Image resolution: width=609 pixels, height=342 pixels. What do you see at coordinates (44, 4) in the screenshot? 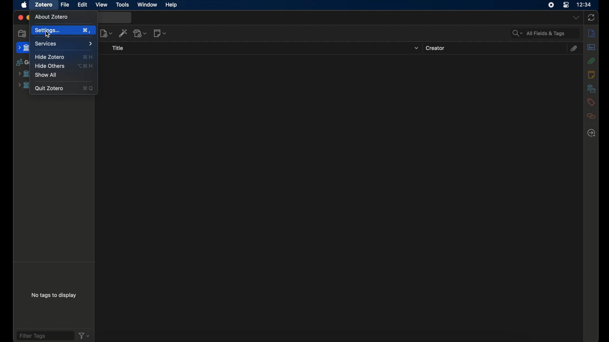
I see `zotero` at bounding box center [44, 4].